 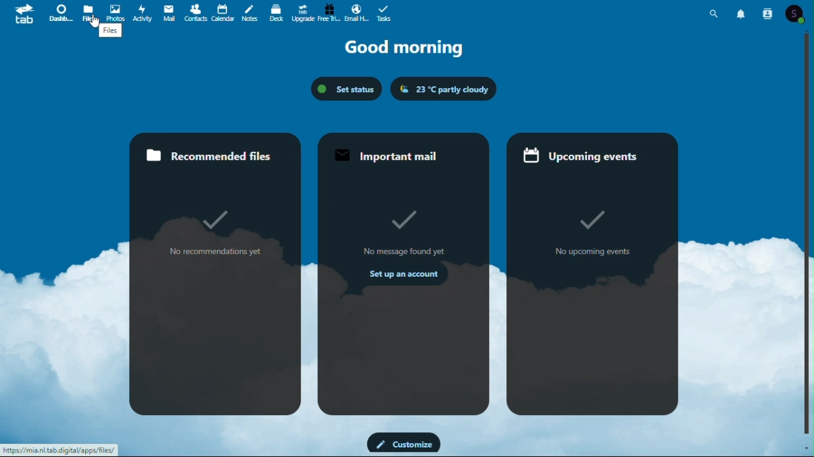 What do you see at coordinates (328, 11) in the screenshot?
I see `Free trial` at bounding box center [328, 11].